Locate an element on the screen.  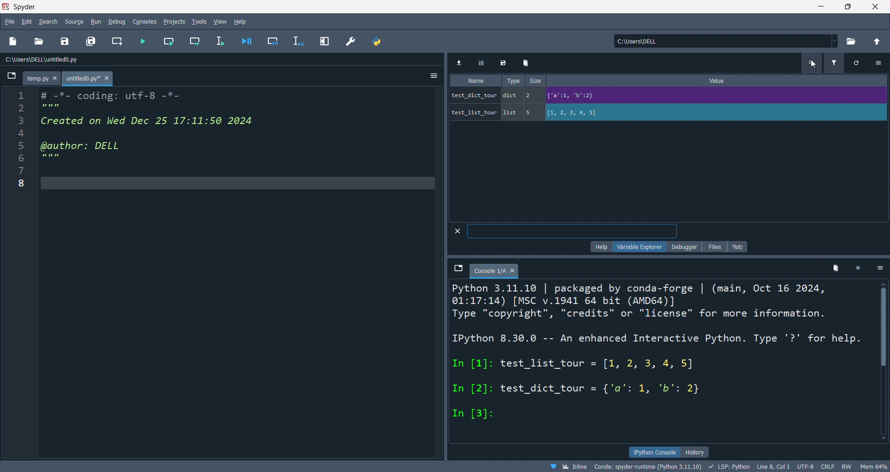
options is located at coordinates (430, 75).